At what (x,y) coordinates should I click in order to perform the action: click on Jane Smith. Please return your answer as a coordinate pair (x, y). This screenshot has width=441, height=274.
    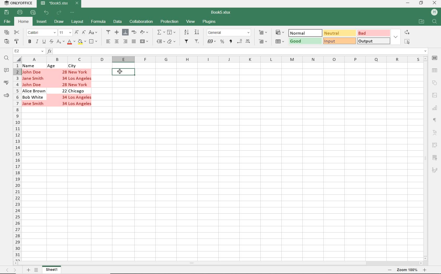
    Looking at the image, I should click on (33, 104).